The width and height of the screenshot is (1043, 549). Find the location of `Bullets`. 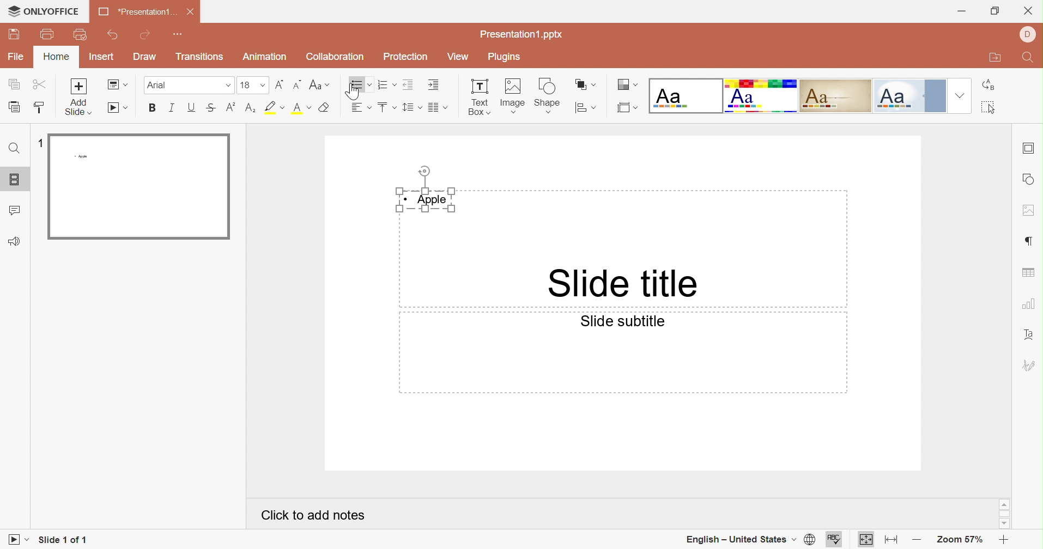

Bullets is located at coordinates (390, 107).